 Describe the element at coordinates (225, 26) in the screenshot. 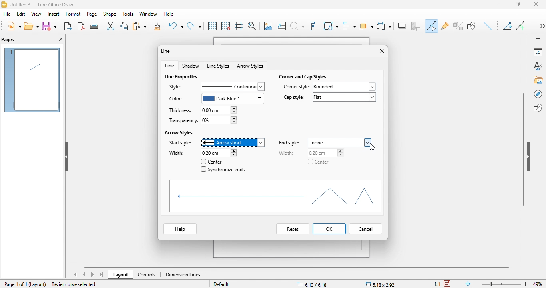

I see `snap to grid` at that location.